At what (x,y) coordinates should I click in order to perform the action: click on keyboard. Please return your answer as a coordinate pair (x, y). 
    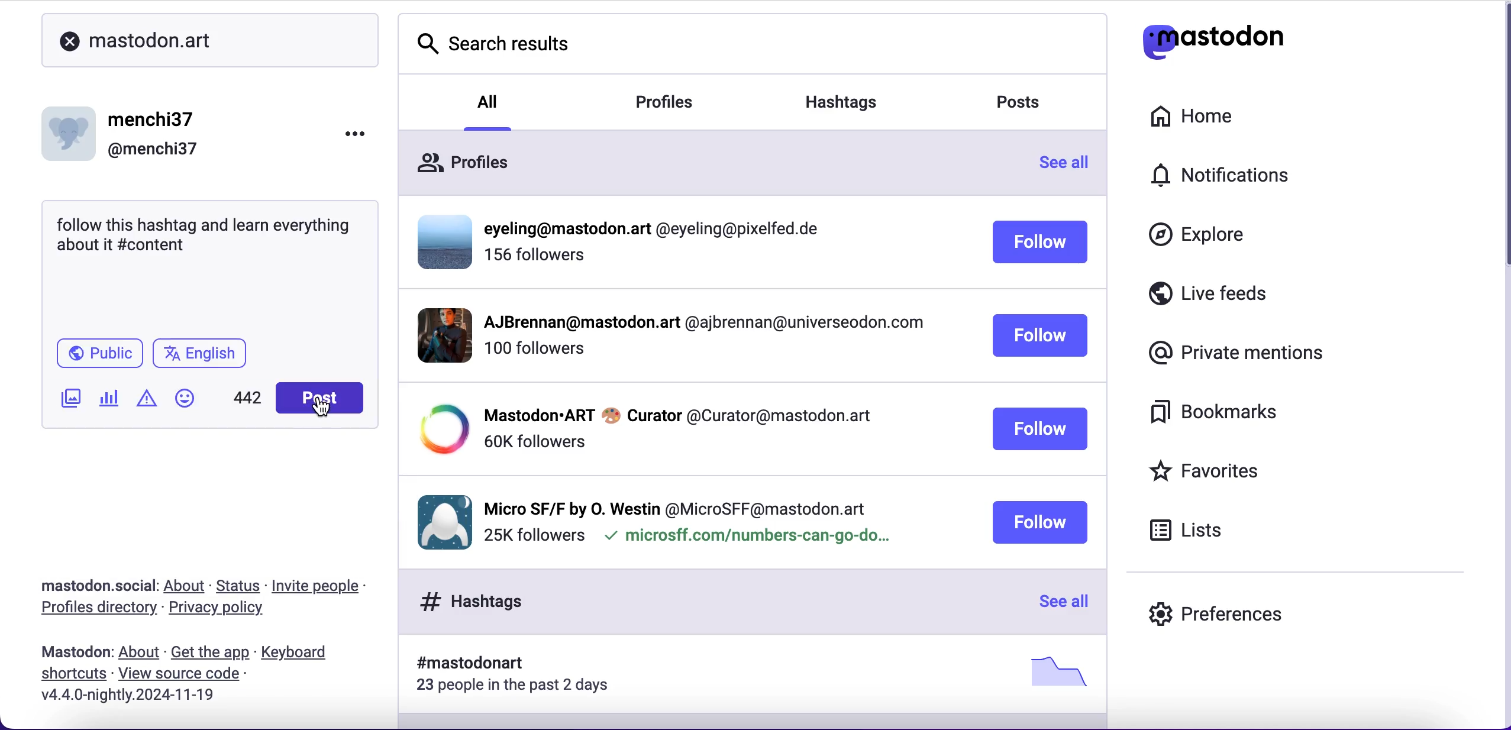
    Looking at the image, I should click on (298, 653).